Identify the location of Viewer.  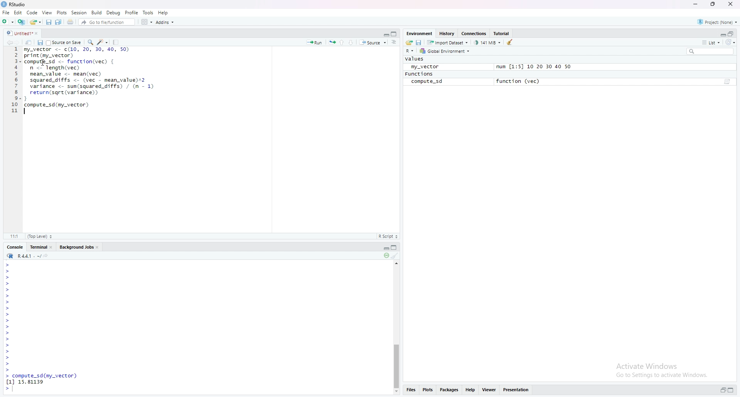
(488, 390).